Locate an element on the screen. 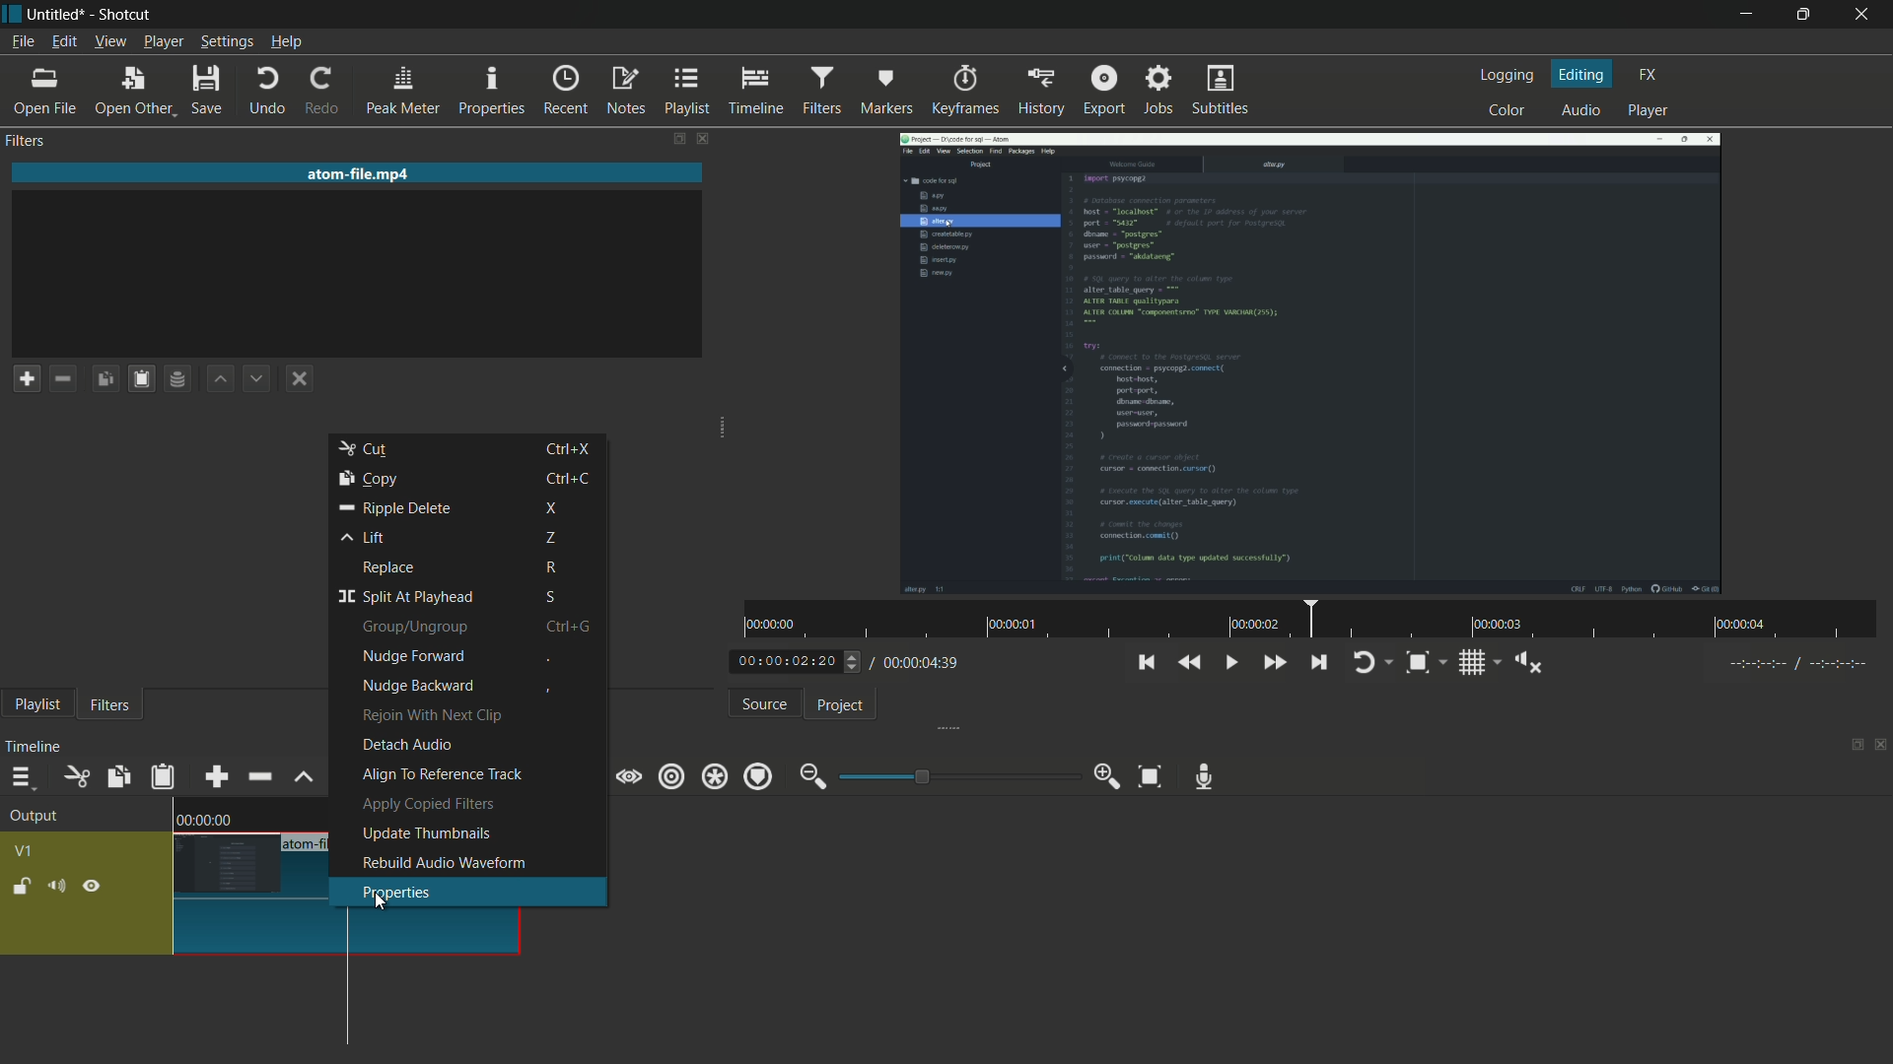 The height and width of the screenshot is (1064, 1893). export is located at coordinates (1105, 91).